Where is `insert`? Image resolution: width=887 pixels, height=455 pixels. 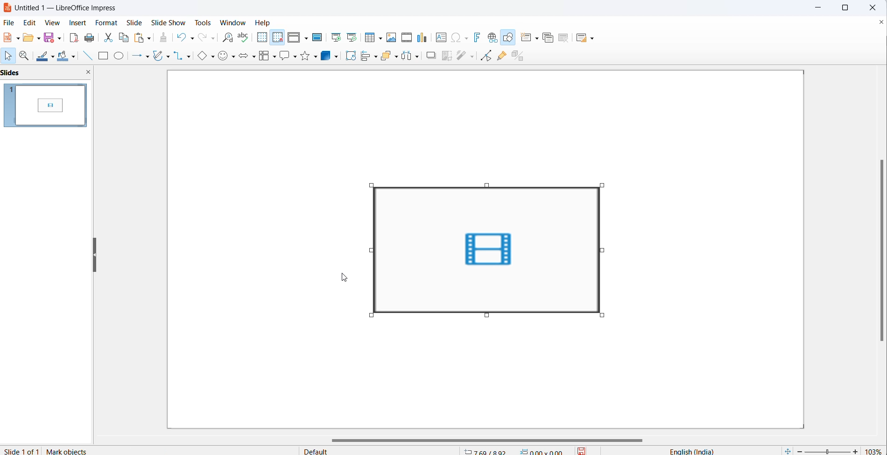 insert is located at coordinates (78, 22).